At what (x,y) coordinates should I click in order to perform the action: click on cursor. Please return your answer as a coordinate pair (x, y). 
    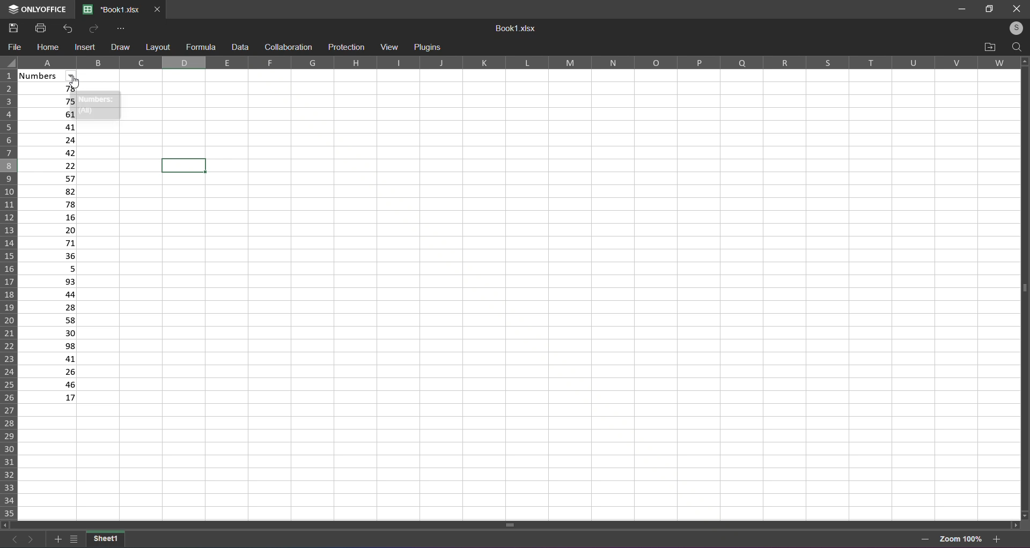
    Looking at the image, I should click on (77, 84).